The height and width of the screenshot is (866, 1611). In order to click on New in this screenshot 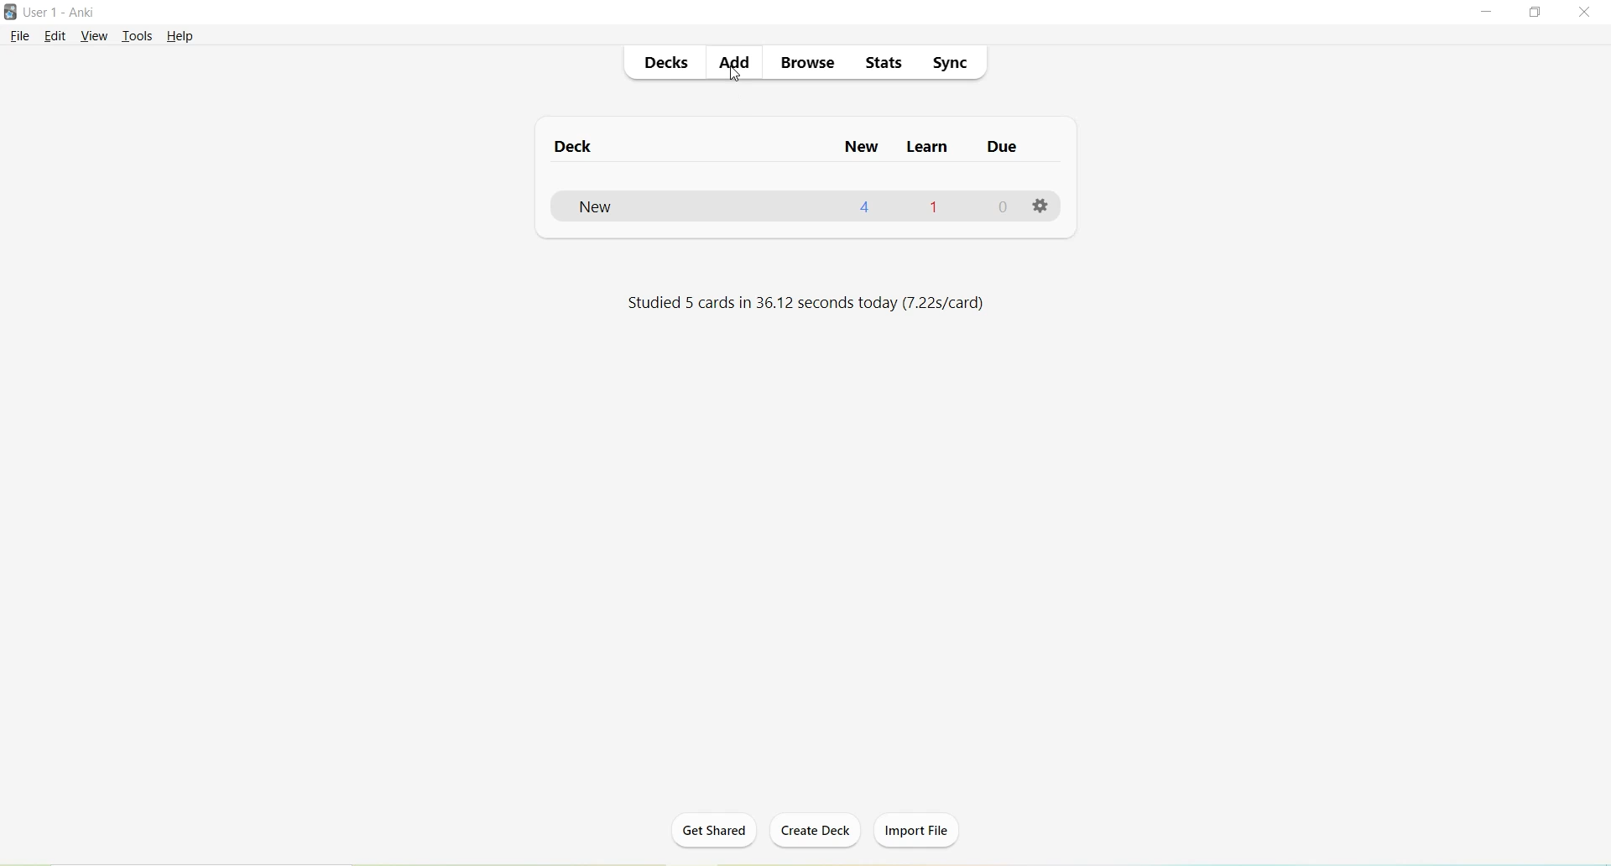, I will do `click(863, 148)`.